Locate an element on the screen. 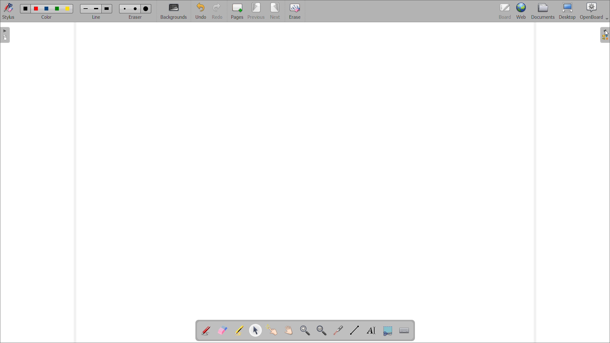 This screenshot has height=343, width=610. Color 2 is located at coordinates (36, 8).